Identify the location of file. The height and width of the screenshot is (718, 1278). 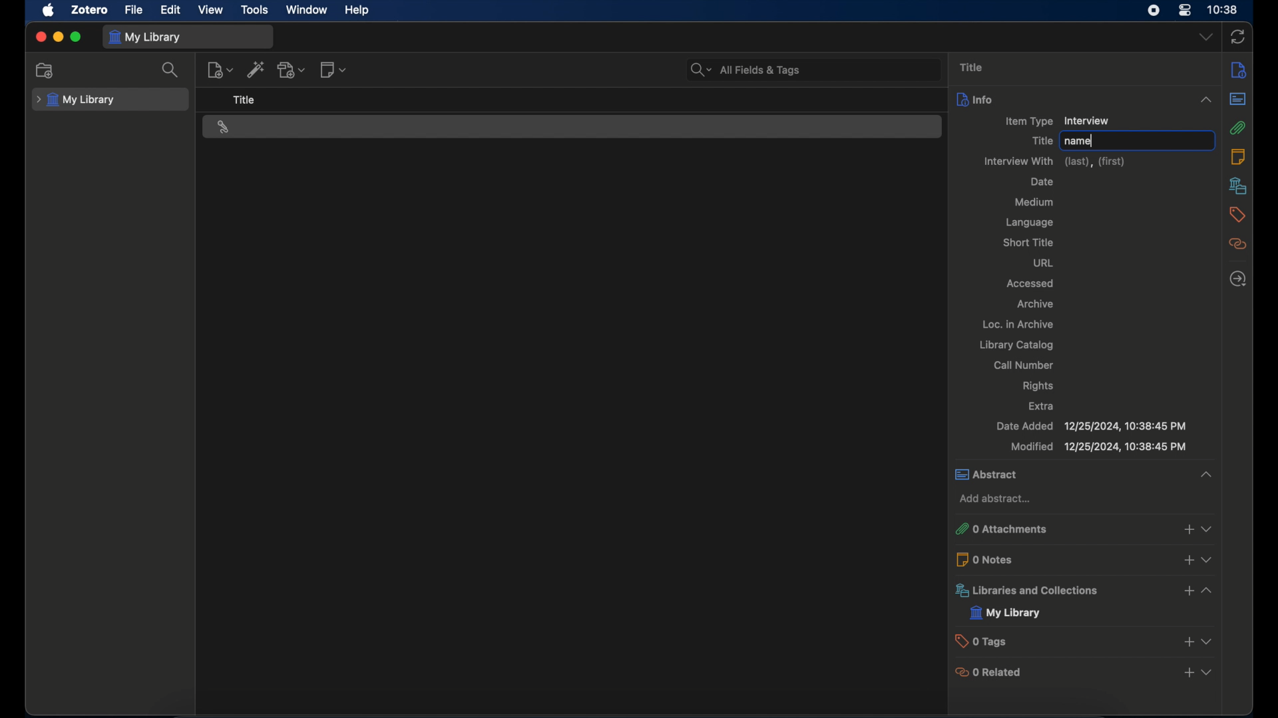
(134, 11).